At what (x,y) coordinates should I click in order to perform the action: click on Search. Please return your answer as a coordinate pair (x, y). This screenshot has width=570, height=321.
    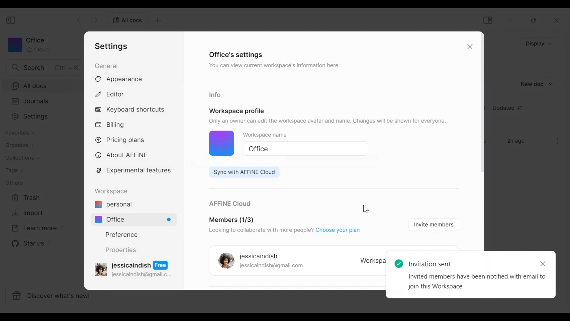
    Looking at the image, I should click on (44, 67).